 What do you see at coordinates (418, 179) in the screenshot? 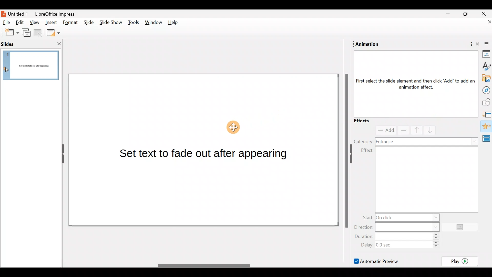
I see `Effect` at bounding box center [418, 179].